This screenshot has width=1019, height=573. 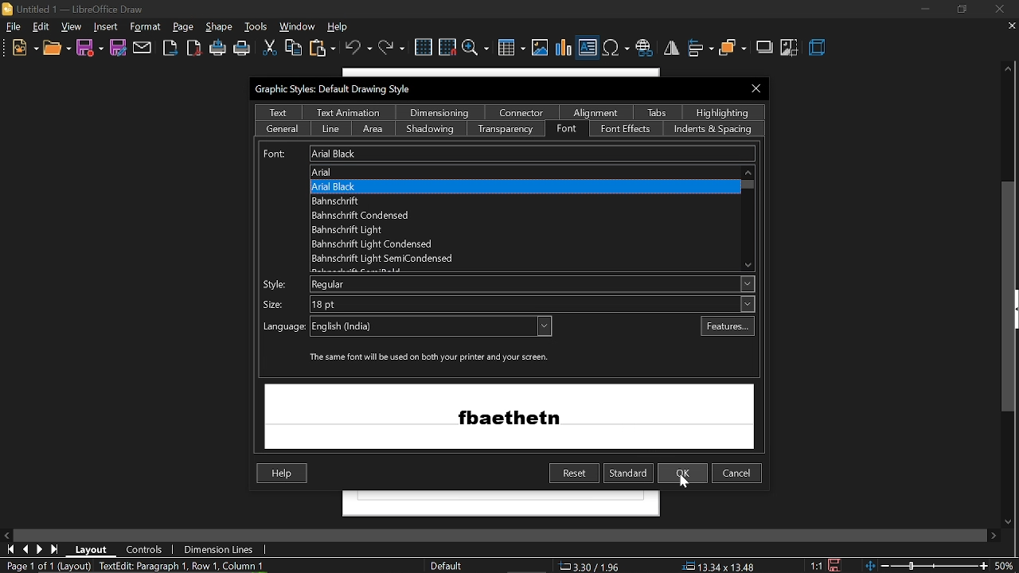 What do you see at coordinates (72, 26) in the screenshot?
I see `view` at bounding box center [72, 26].